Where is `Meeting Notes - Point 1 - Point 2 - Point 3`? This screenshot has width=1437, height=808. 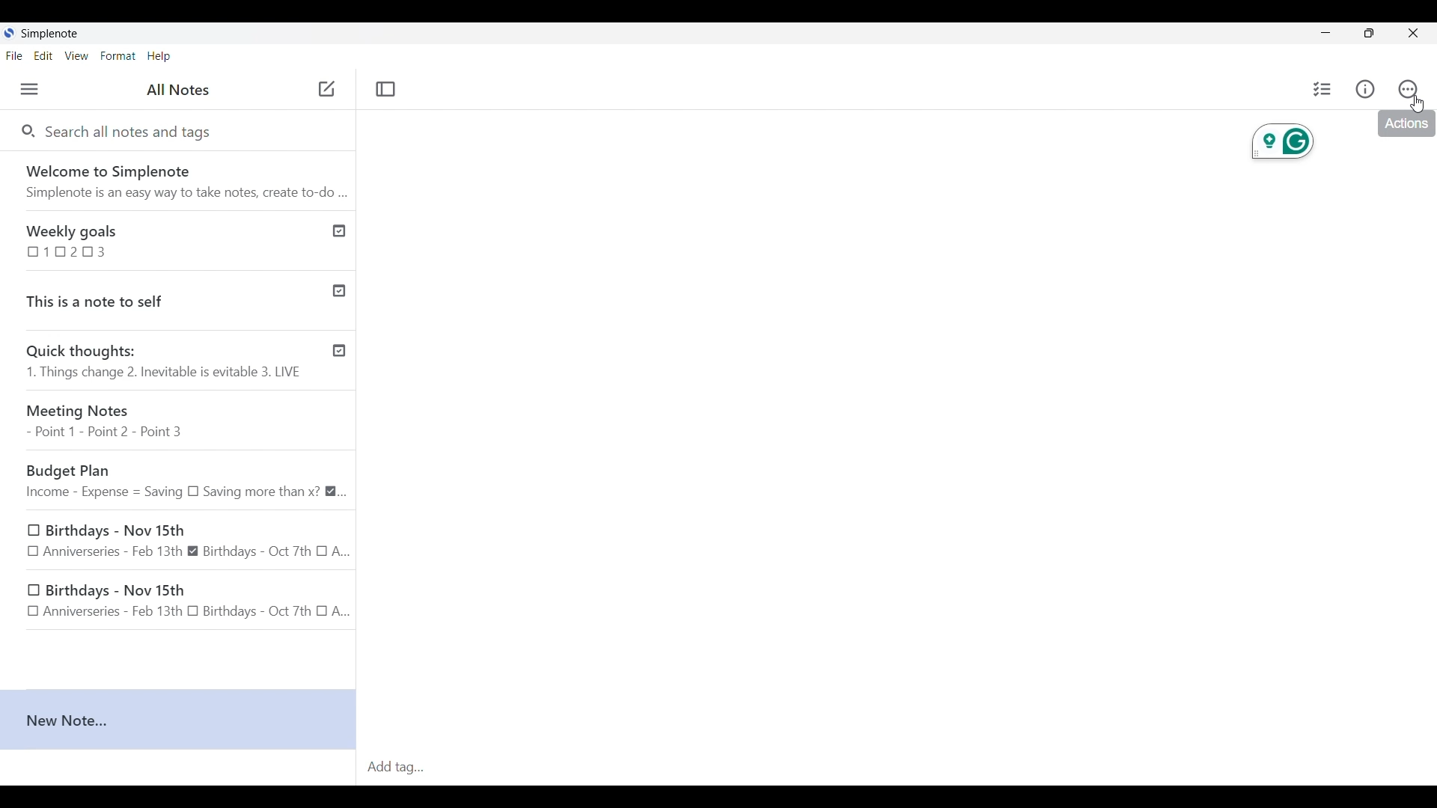
Meeting Notes - Point 1 - Point 2 - Point 3 is located at coordinates (183, 422).